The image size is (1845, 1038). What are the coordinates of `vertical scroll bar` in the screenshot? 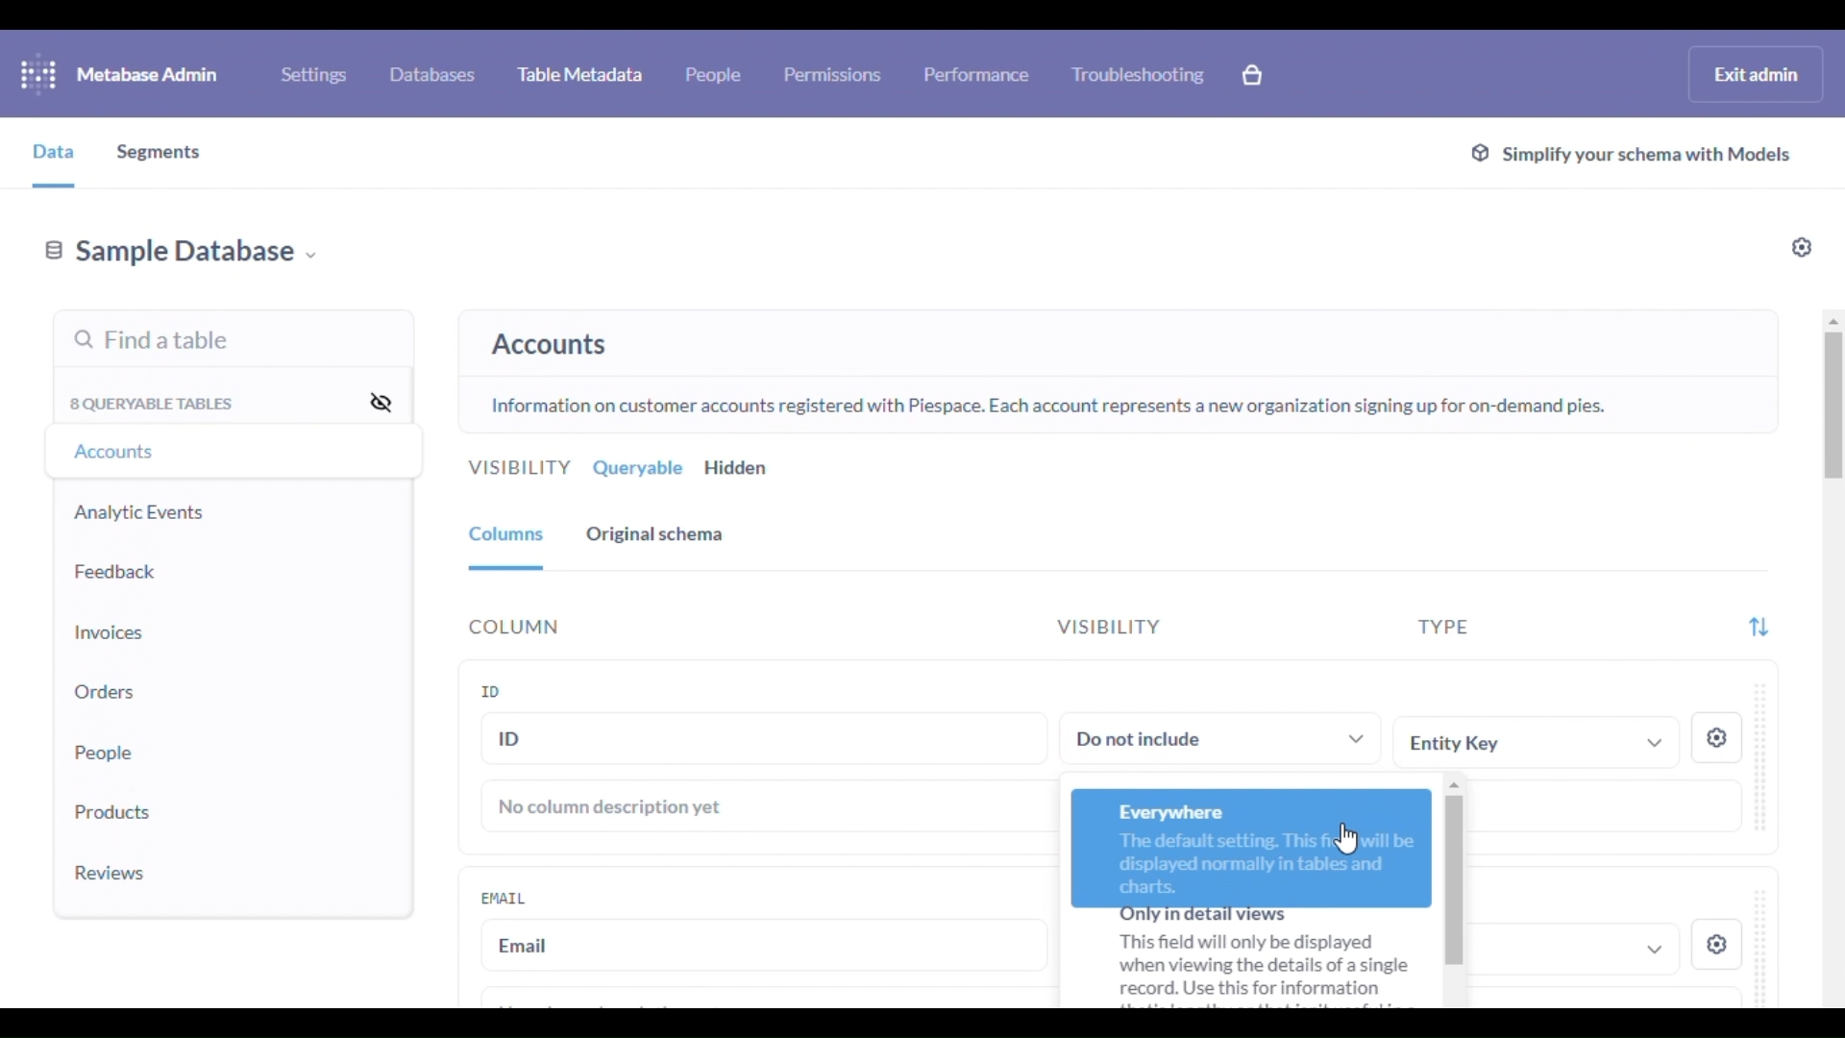 It's located at (1833, 410).